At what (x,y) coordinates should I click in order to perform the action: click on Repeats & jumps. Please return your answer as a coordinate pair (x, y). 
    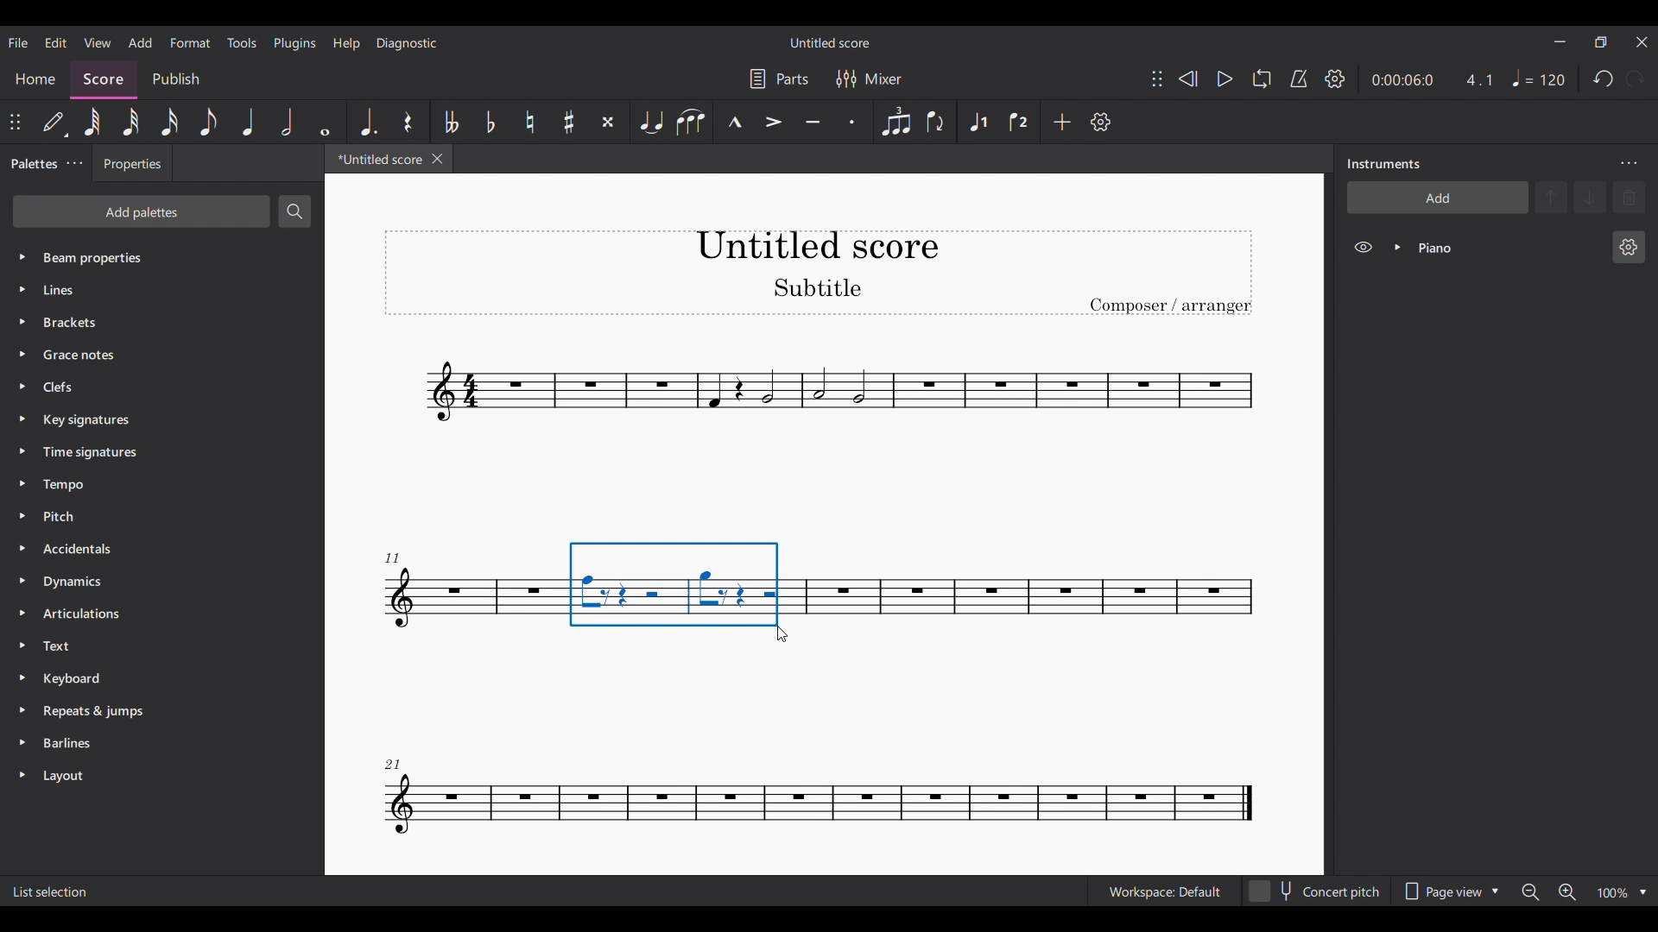
    Looking at the image, I should click on (149, 710).